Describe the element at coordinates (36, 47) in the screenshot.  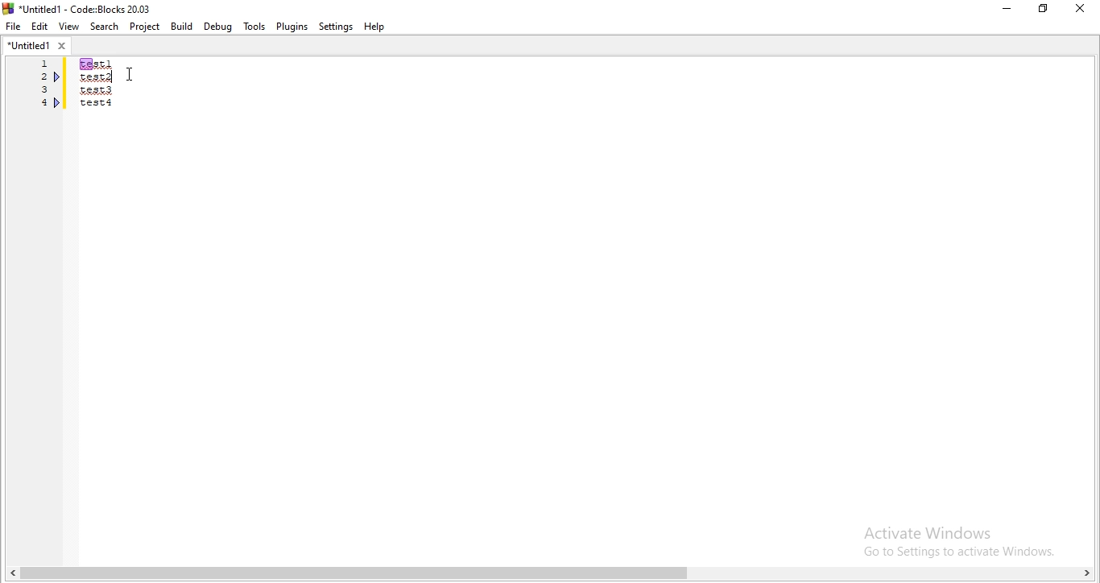
I see `untitled tab` at that location.